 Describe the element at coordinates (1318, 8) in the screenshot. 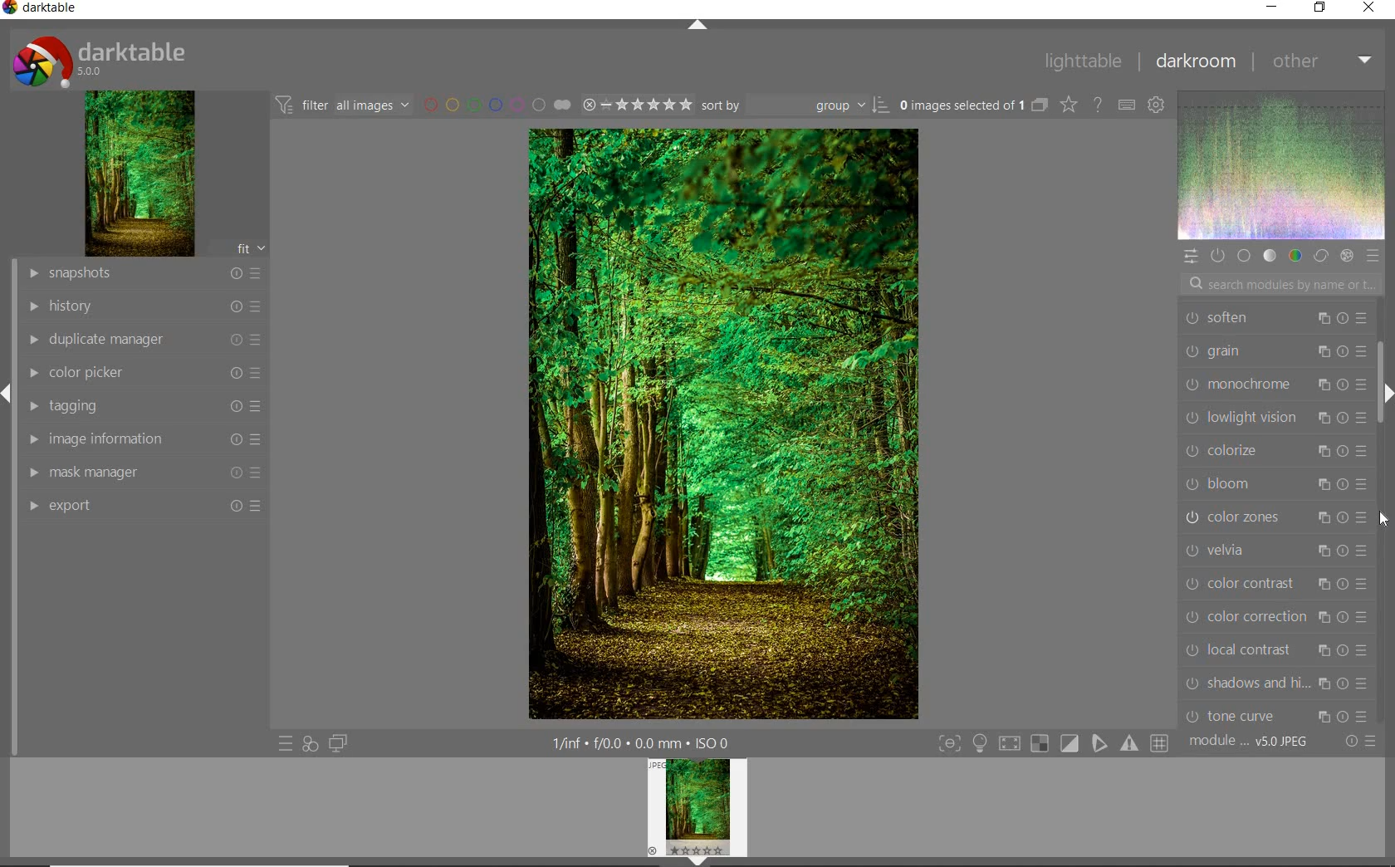

I see `RESTORE` at that location.